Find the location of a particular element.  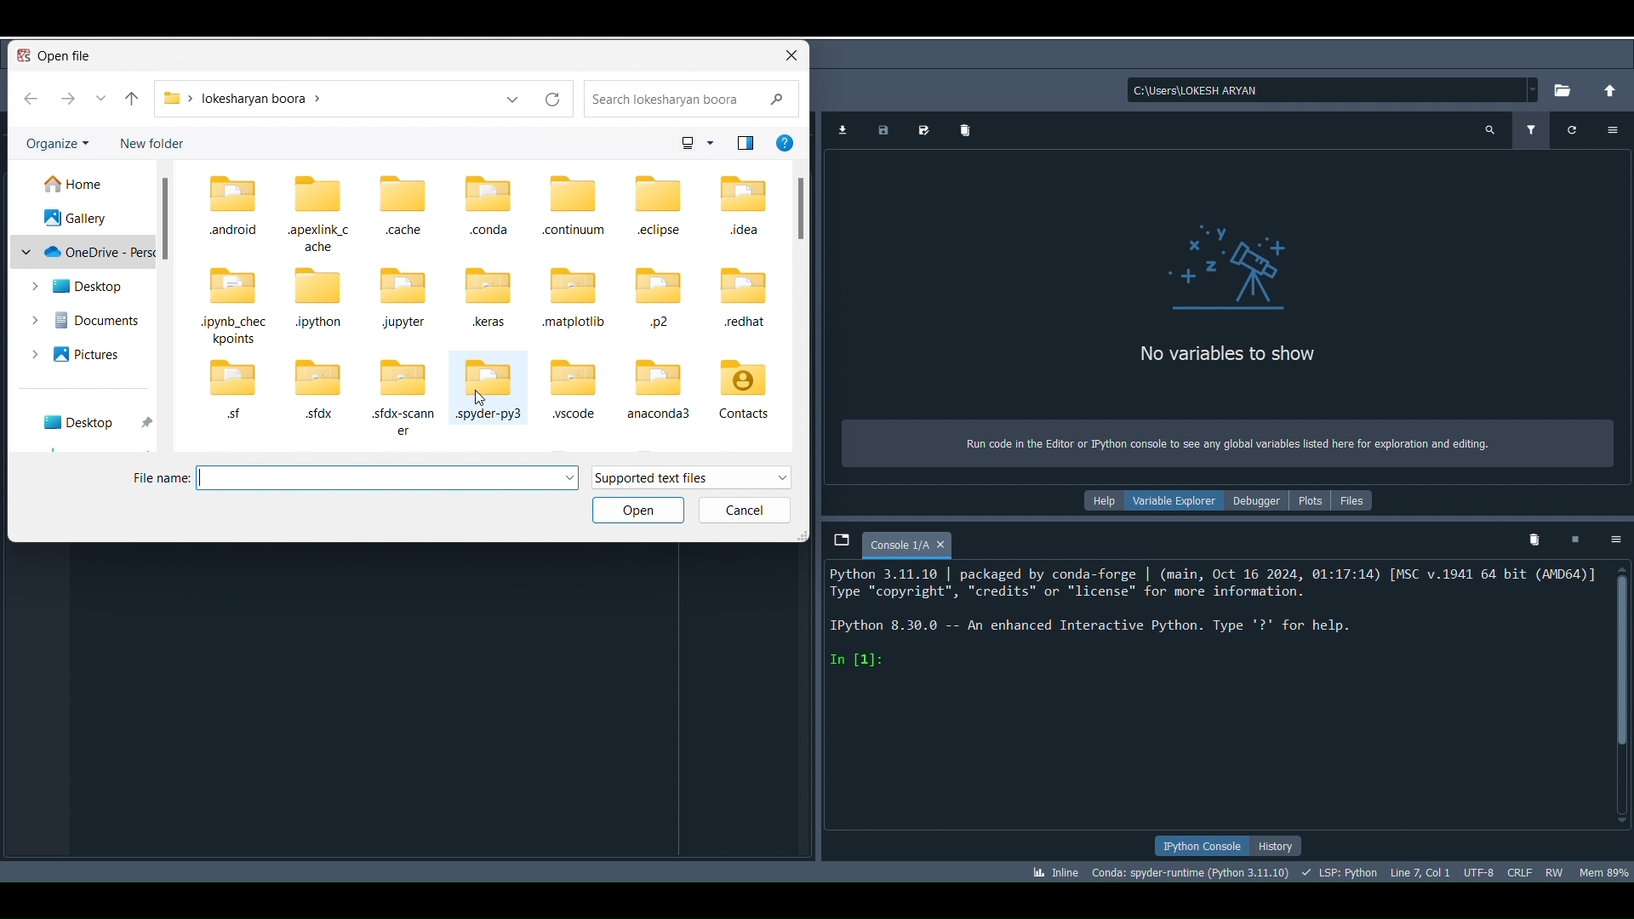

View More is located at coordinates (101, 98).